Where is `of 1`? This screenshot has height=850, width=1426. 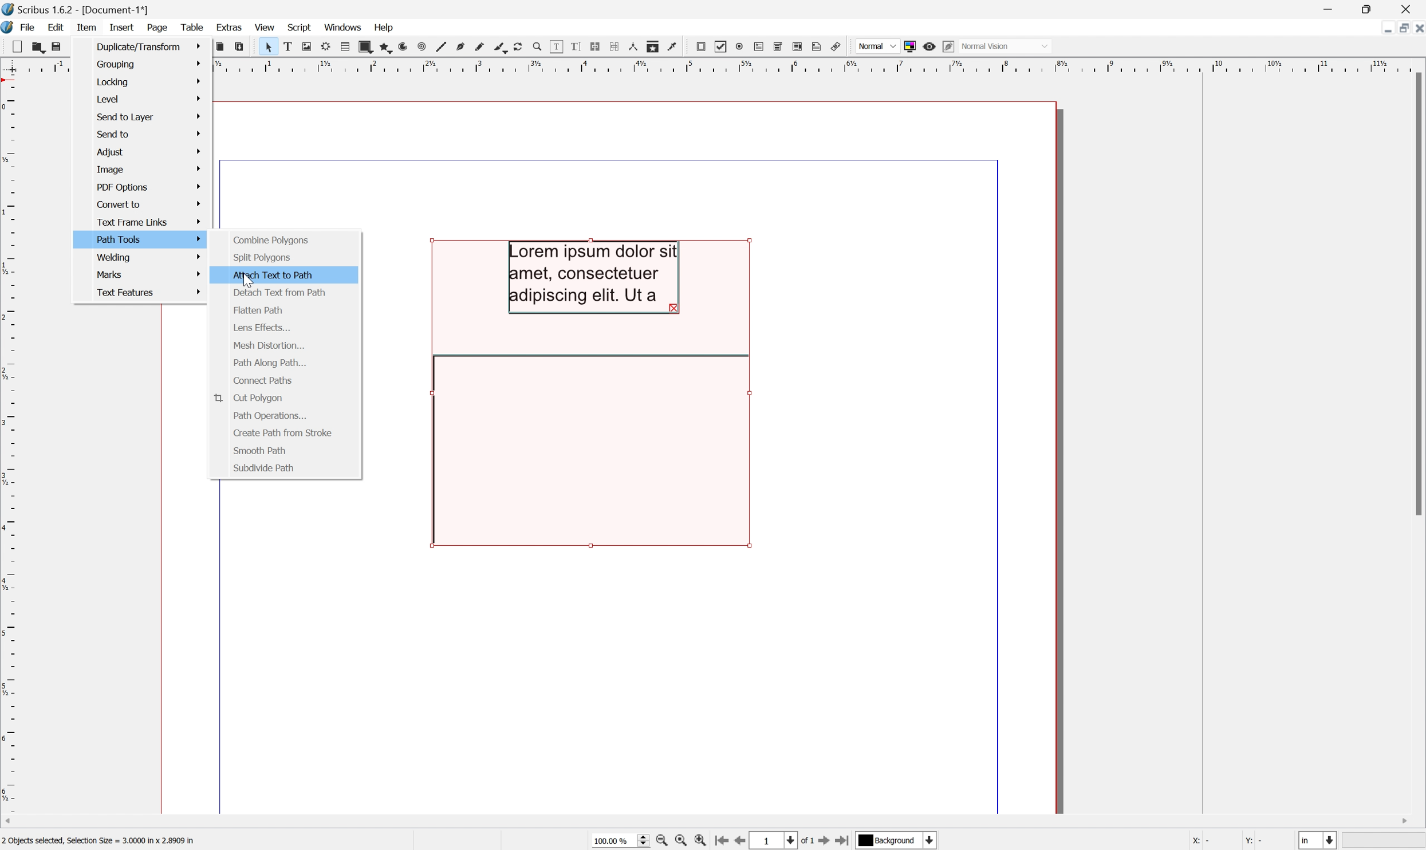 of 1 is located at coordinates (805, 841).